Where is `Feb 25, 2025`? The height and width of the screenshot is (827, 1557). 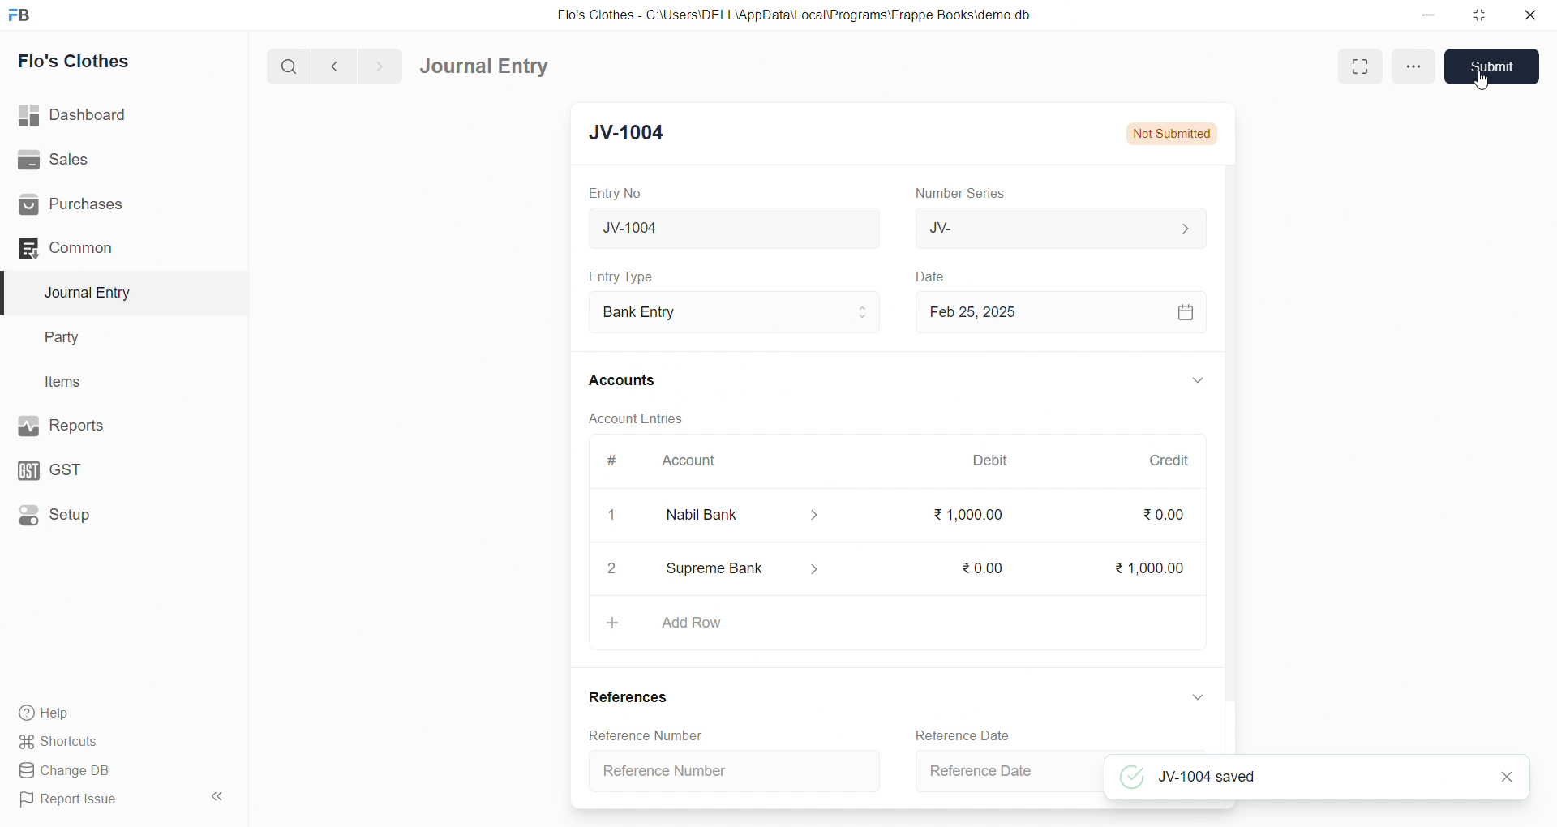 Feb 25, 2025 is located at coordinates (1057, 311).